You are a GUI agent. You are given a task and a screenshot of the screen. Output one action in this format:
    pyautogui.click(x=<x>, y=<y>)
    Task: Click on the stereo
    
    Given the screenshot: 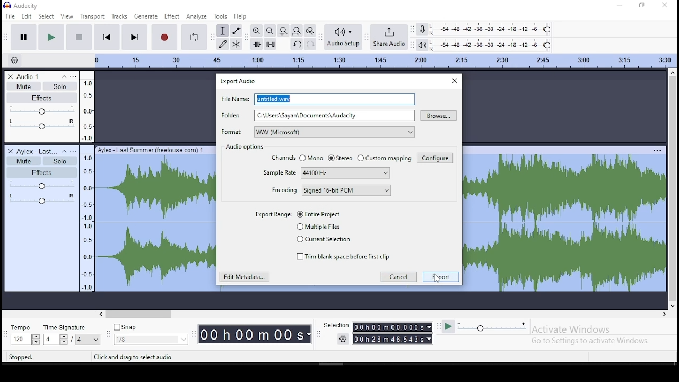 What is the action you would take?
    pyautogui.click(x=341, y=158)
    